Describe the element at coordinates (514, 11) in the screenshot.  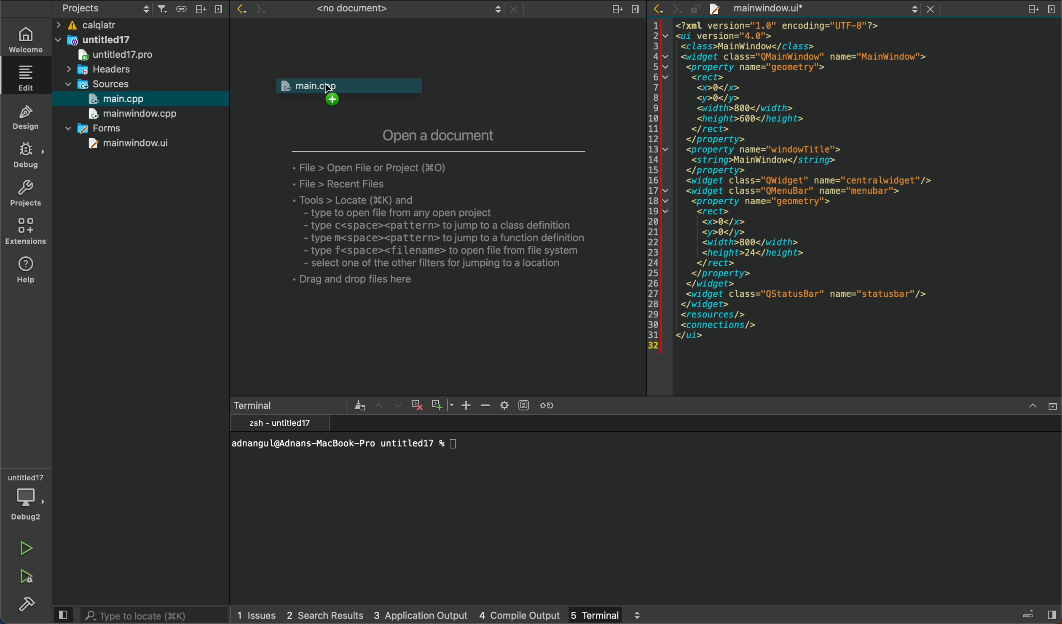
I see `close document` at that location.